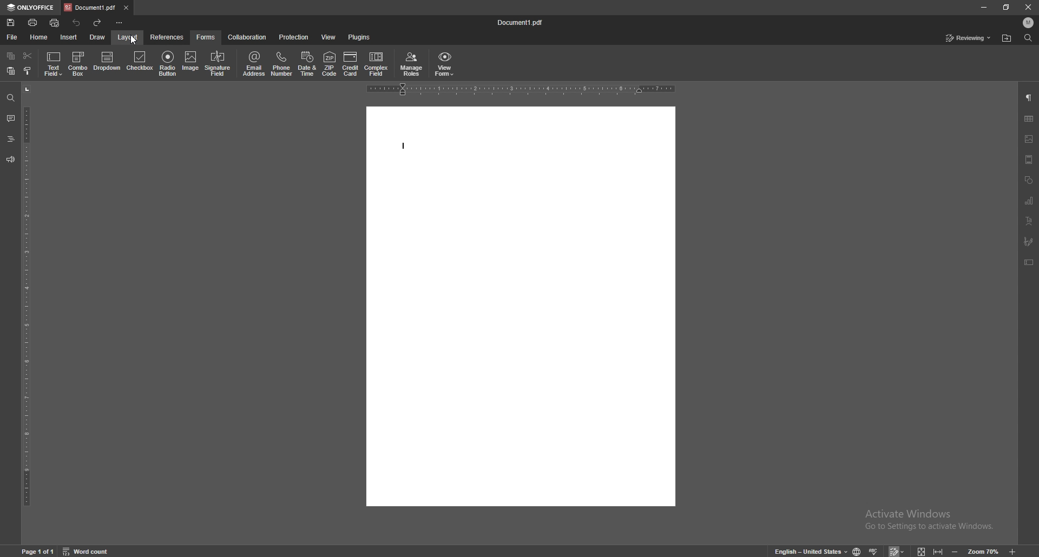 Image resolution: width=1039 pixels, height=557 pixels. I want to click on manage roles, so click(412, 64).